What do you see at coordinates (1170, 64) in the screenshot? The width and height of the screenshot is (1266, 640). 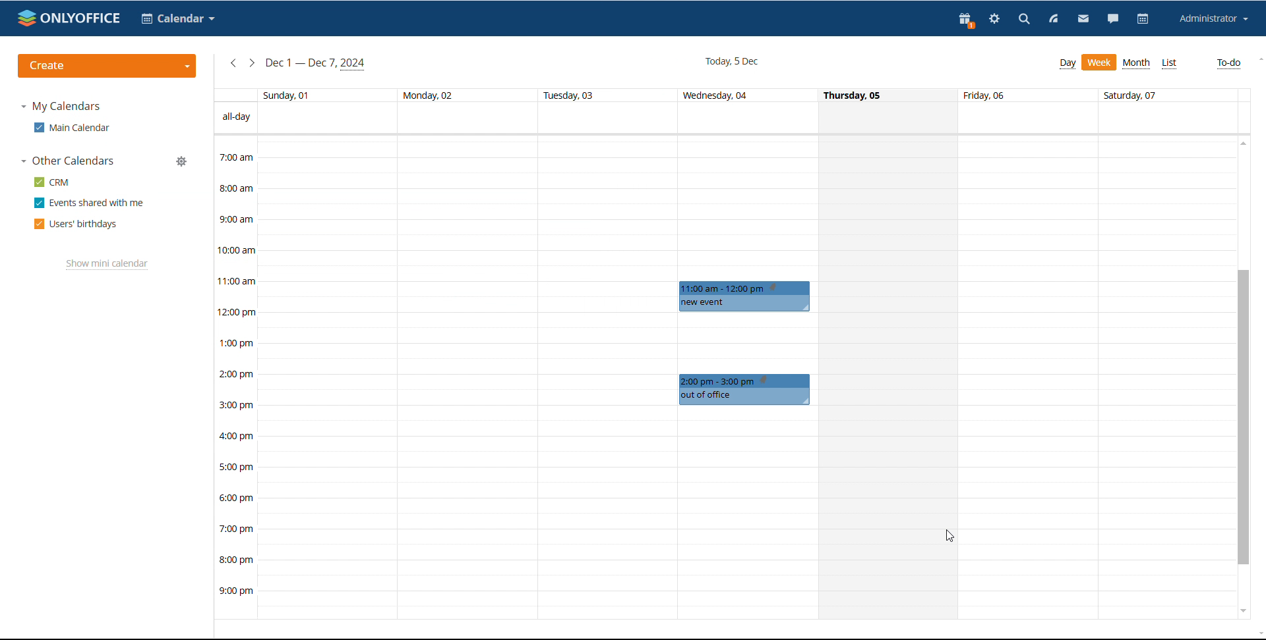 I see `list view` at bounding box center [1170, 64].